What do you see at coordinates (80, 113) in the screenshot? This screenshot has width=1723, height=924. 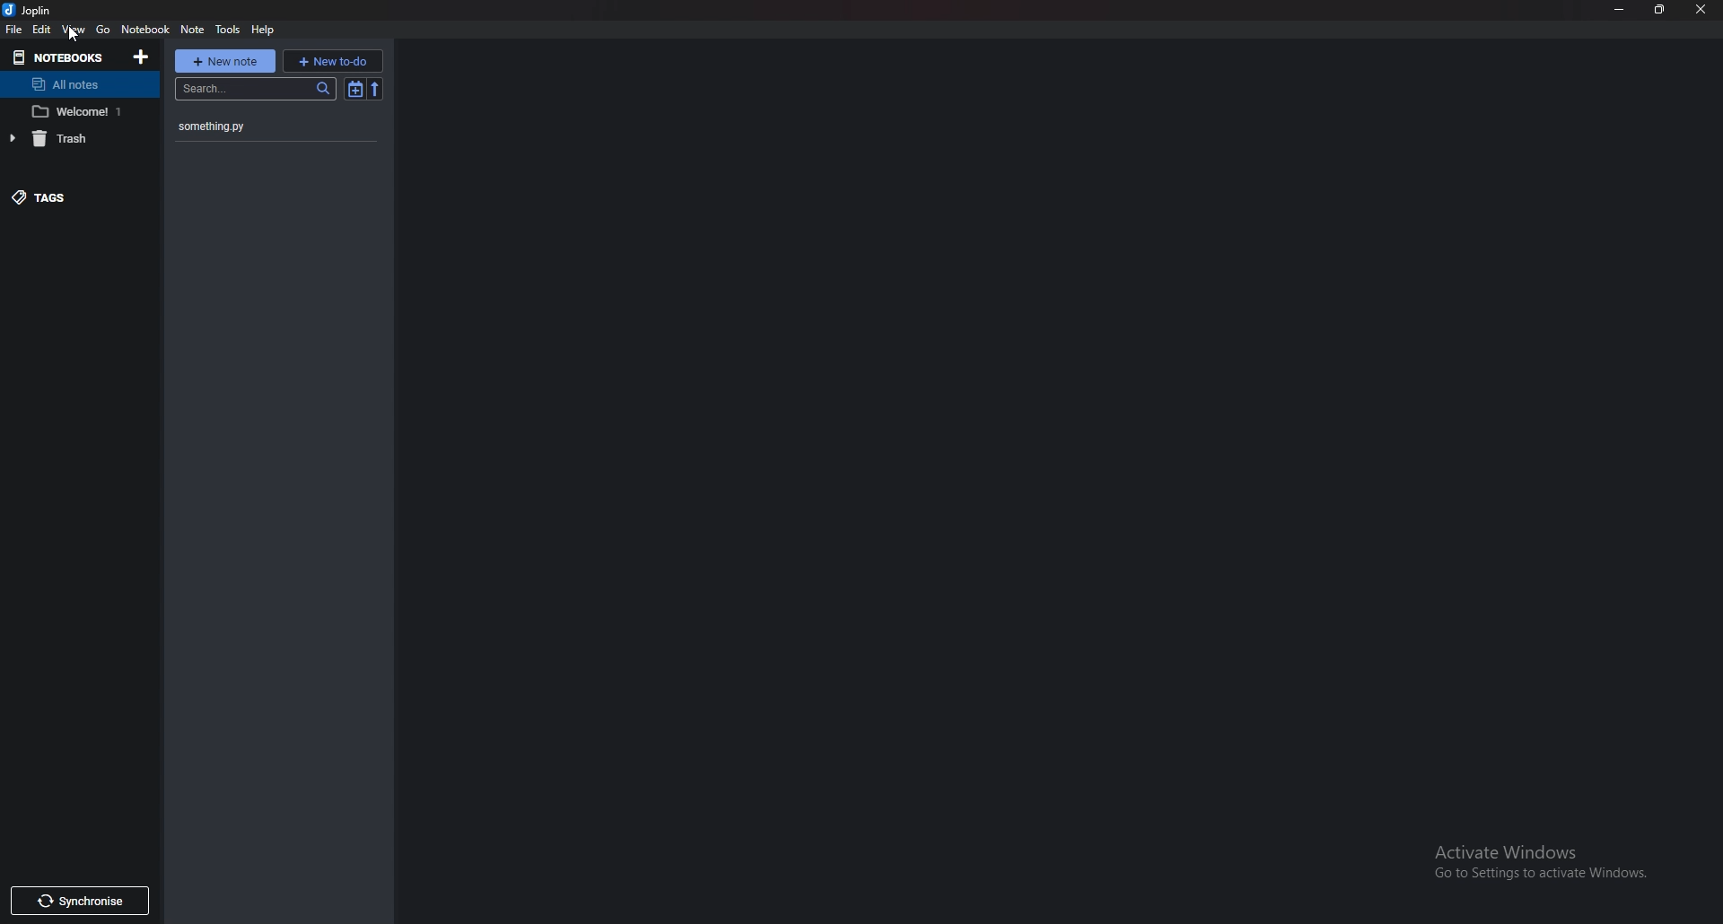 I see `notebook` at bounding box center [80, 113].